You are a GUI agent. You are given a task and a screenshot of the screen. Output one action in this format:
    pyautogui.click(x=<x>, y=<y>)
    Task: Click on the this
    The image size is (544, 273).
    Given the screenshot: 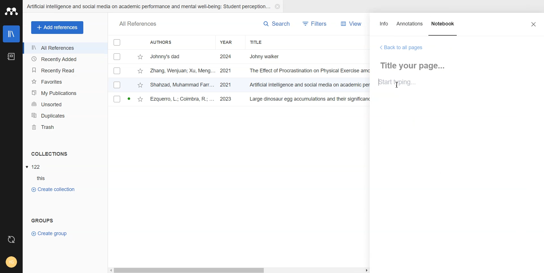 What is the action you would take?
    pyautogui.click(x=44, y=178)
    